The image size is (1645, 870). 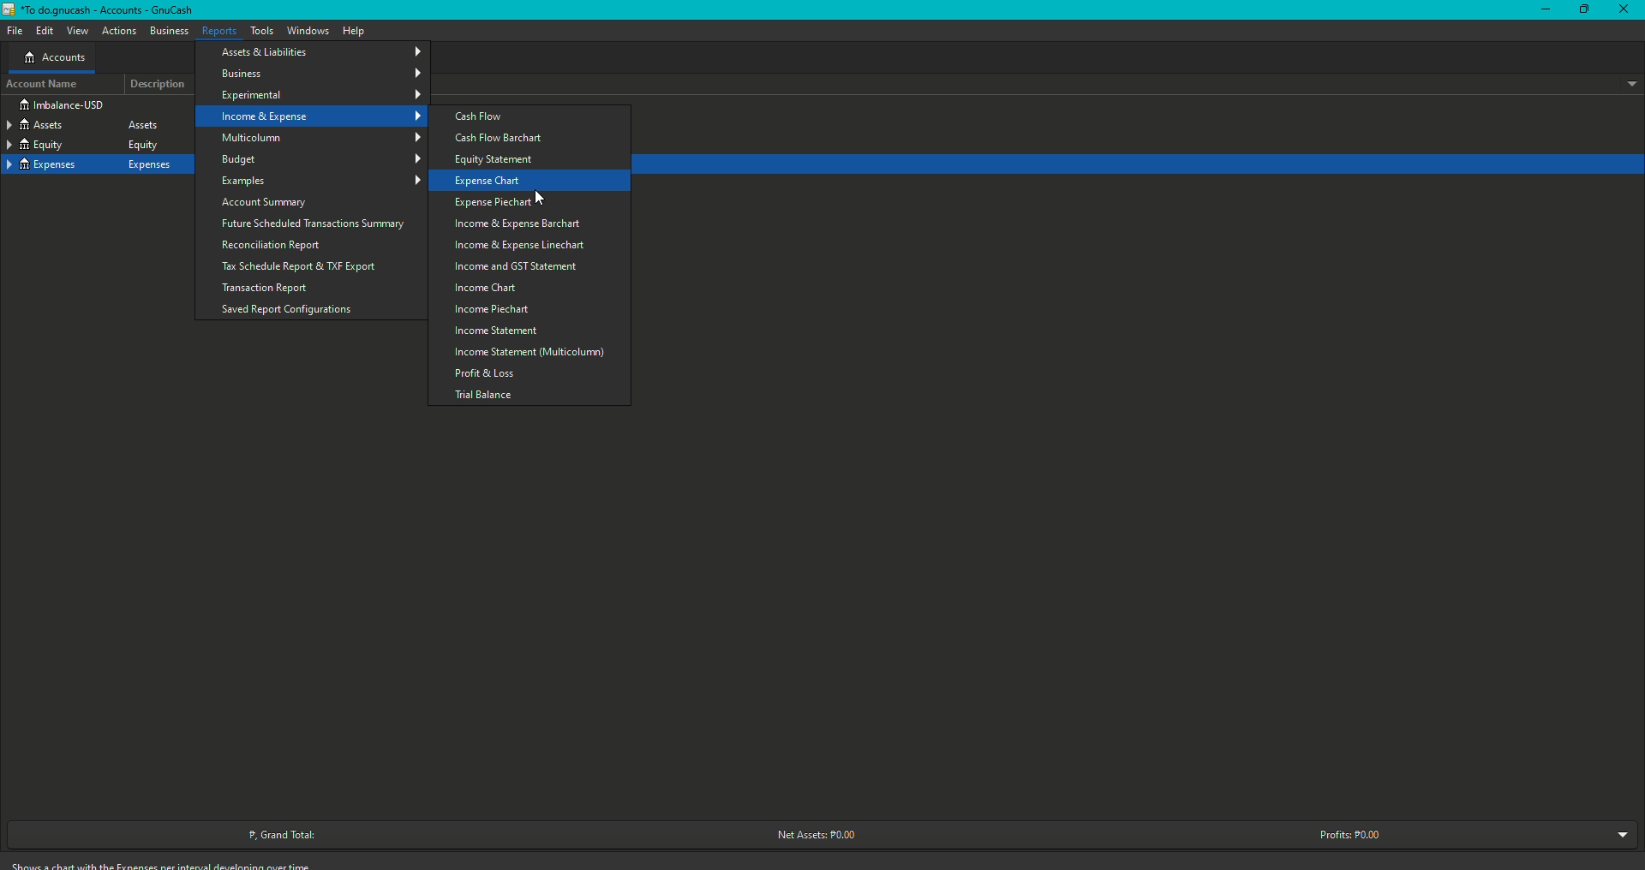 I want to click on Edit, so click(x=43, y=29).